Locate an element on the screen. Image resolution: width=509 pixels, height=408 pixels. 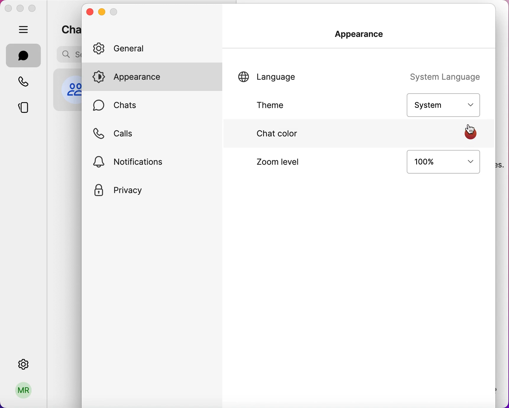
maximize is located at coordinates (114, 13).